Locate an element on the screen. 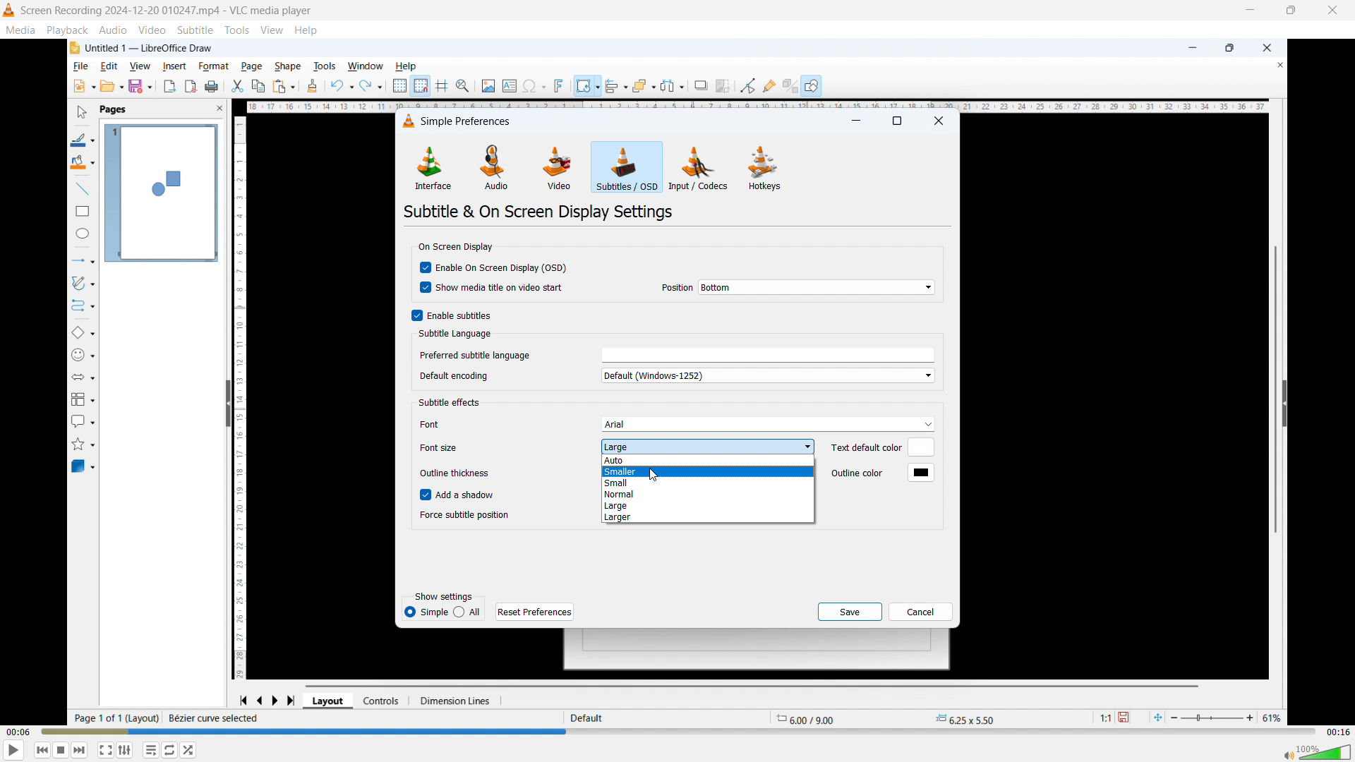  random  is located at coordinates (188, 750).